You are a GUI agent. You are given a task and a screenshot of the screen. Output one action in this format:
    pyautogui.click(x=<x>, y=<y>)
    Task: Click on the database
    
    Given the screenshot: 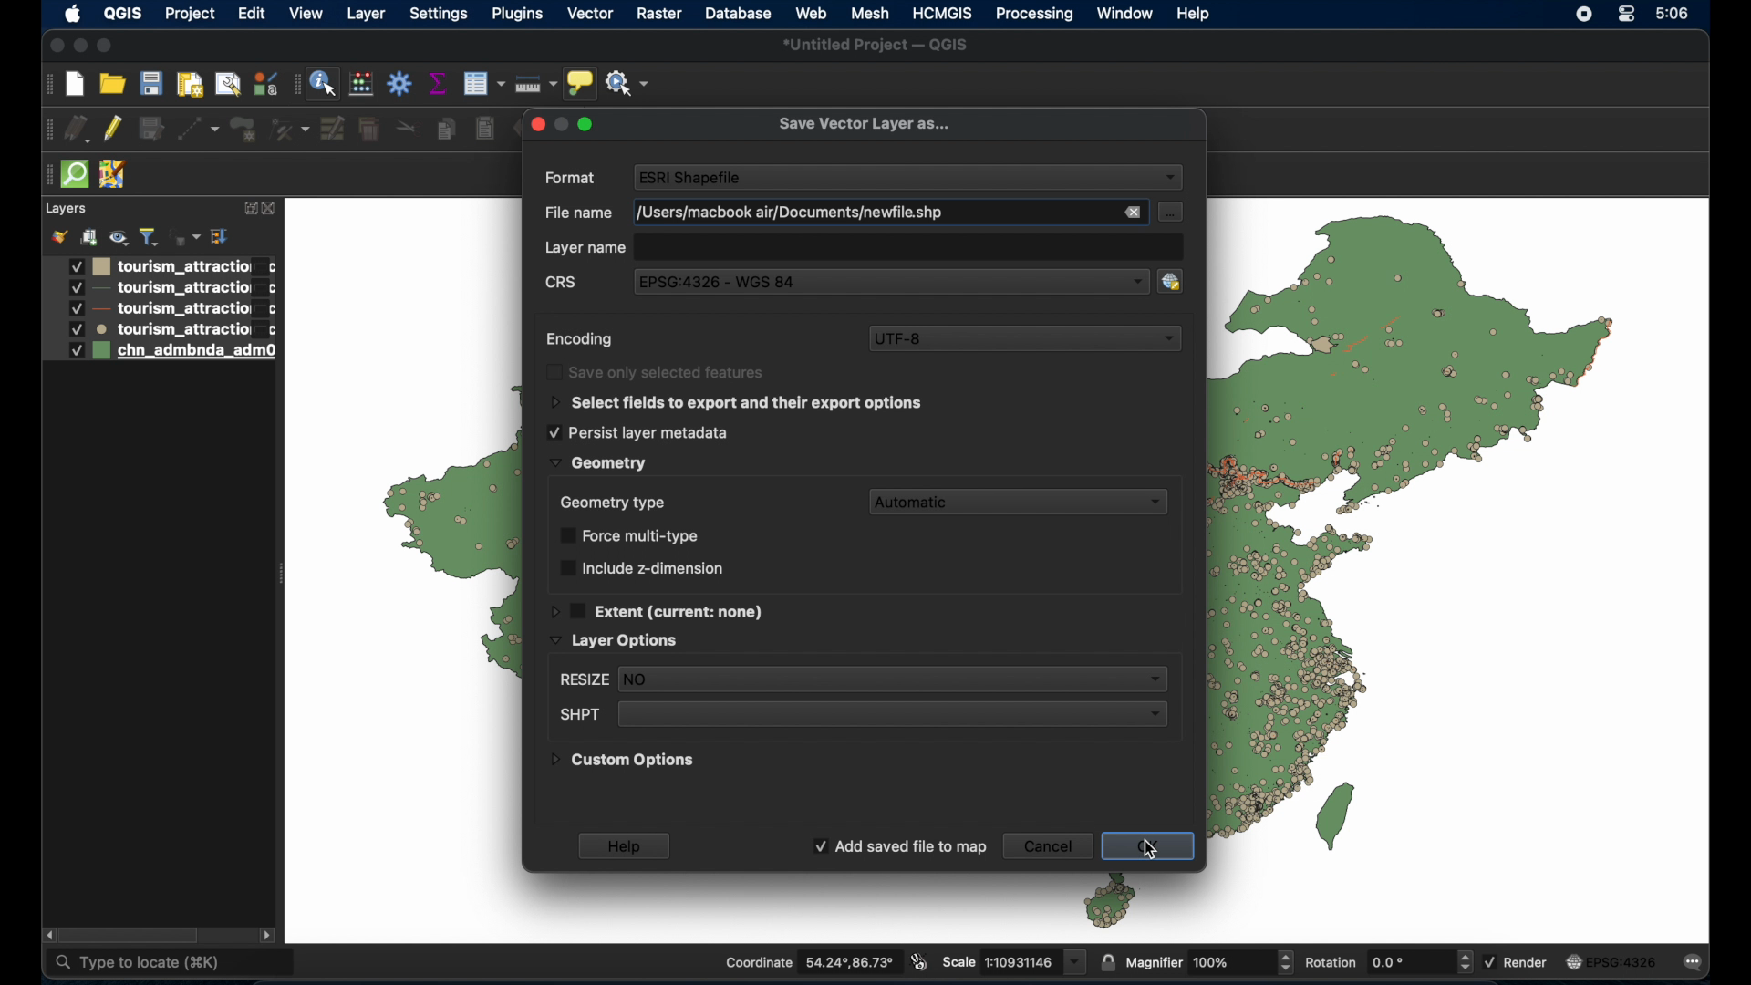 What is the action you would take?
    pyautogui.click(x=738, y=14)
    